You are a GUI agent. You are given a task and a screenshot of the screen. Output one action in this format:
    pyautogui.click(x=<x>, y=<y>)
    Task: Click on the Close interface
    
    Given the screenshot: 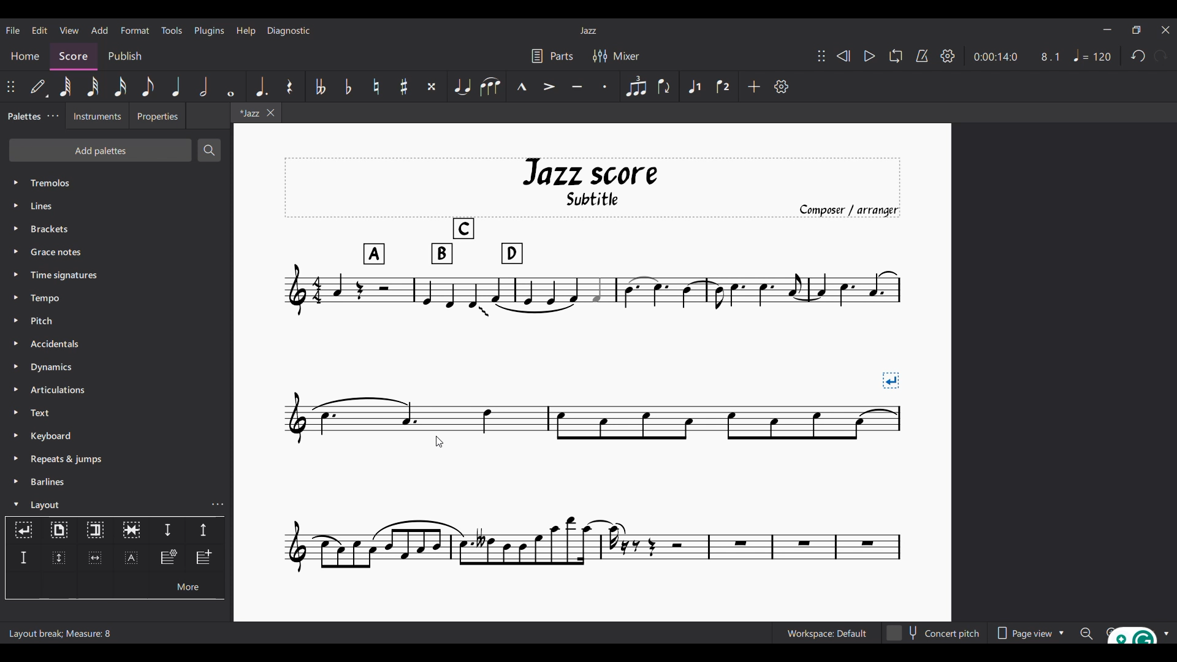 What is the action you would take?
    pyautogui.click(x=1165, y=30)
    